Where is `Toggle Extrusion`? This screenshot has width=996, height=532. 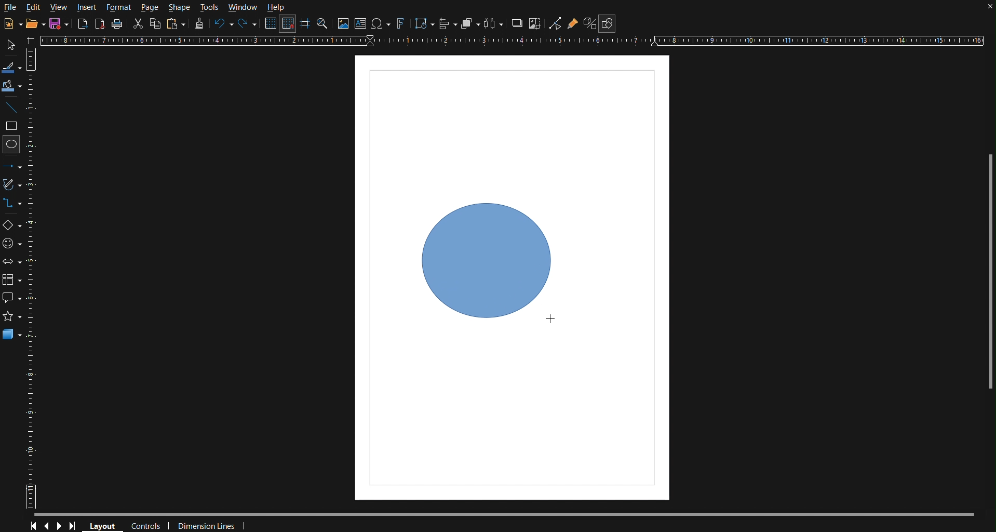
Toggle Extrusion is located at coordinates (589, 24).